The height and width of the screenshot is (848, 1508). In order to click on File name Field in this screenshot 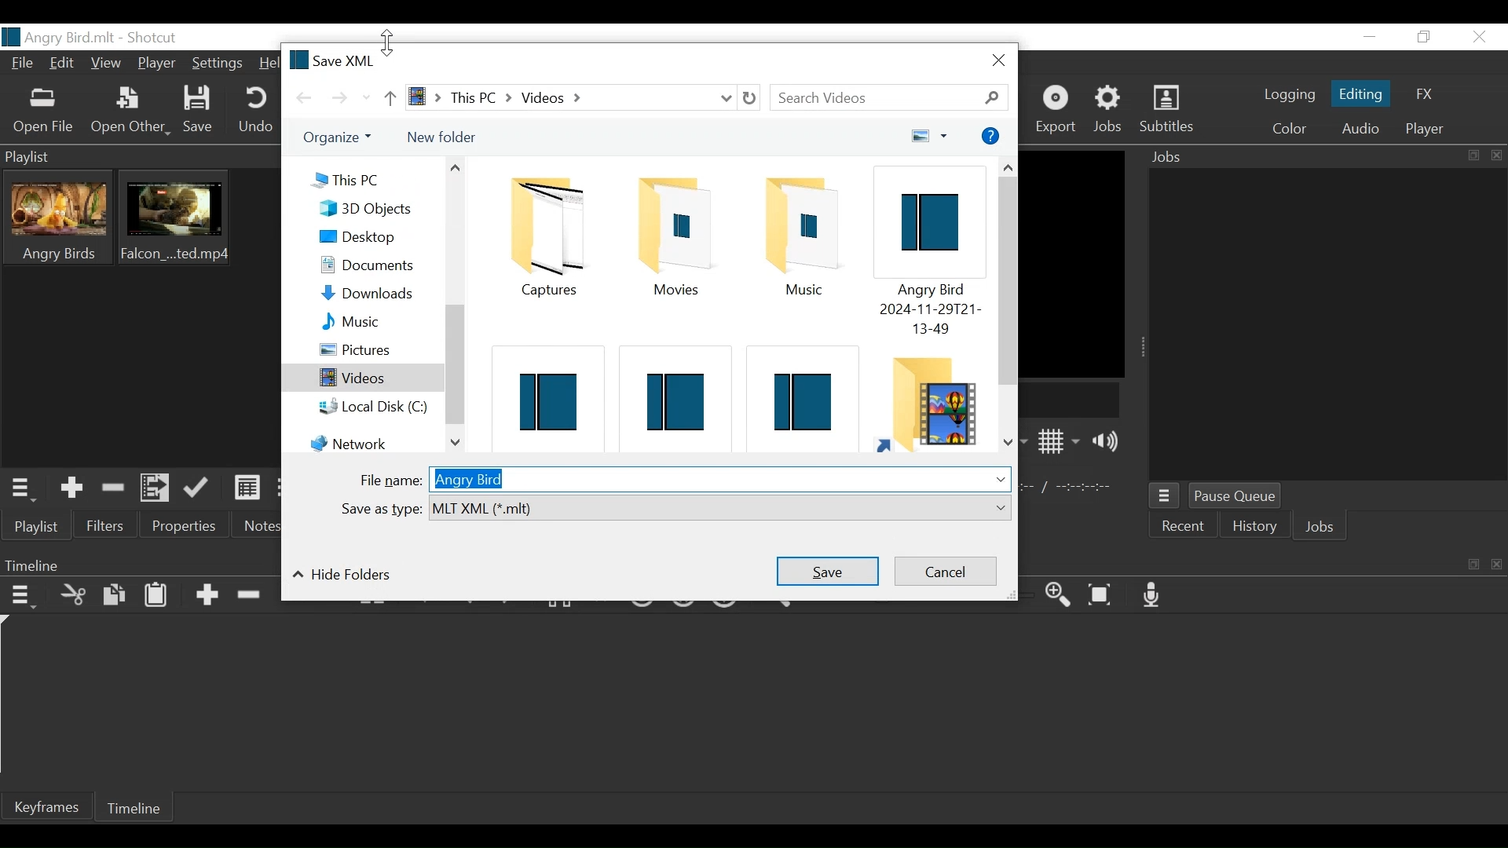, I will do `click(720, 477)`.